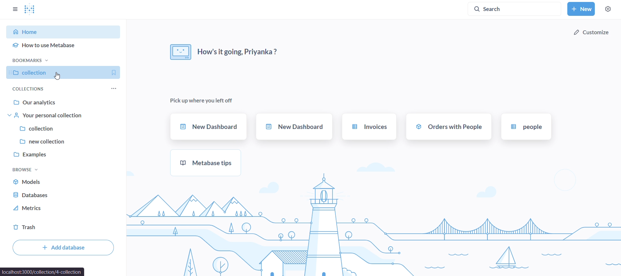  What do you see at coordinates (449, 127) in the screenshot?
I see `orders with people` at bounding box center [449, 127].